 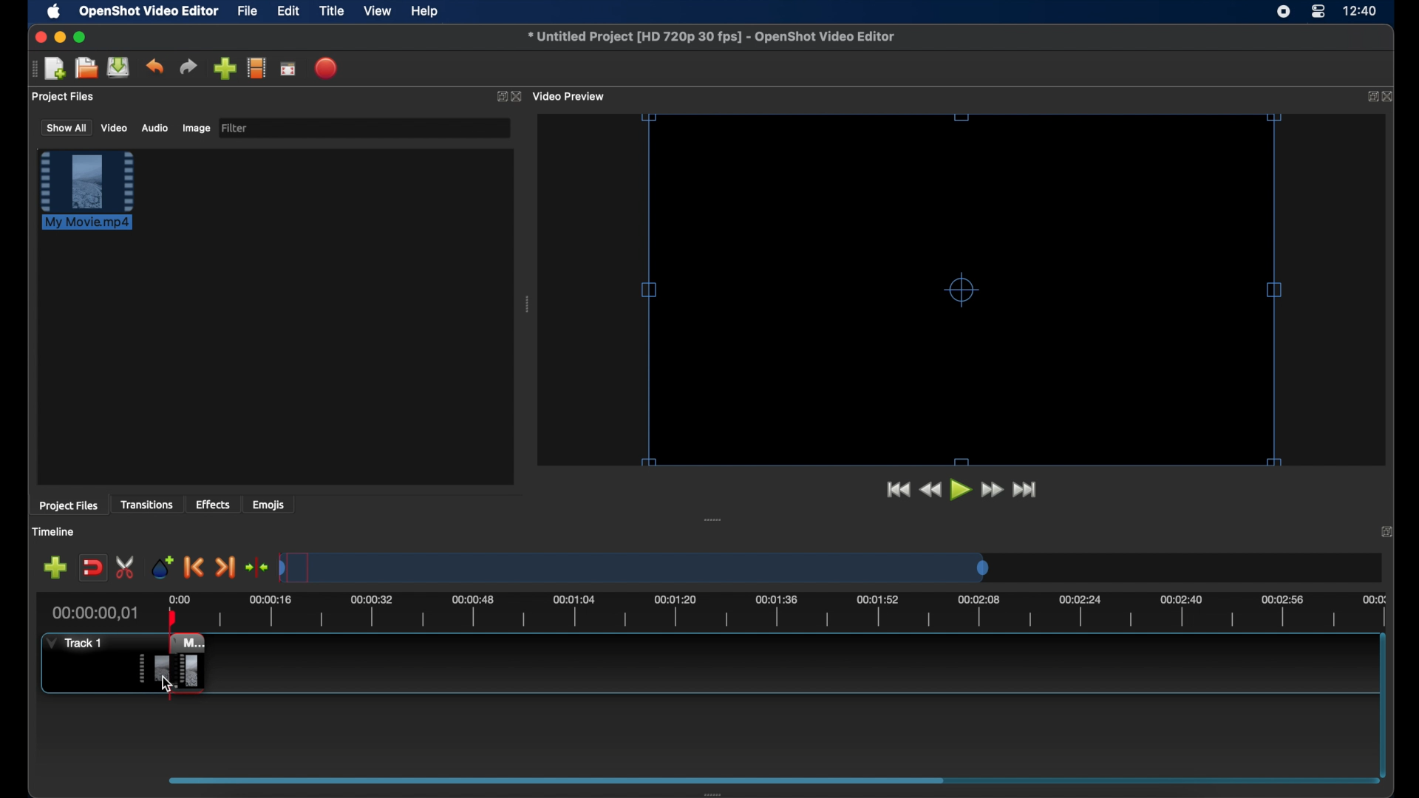 I want to click on jump to start, so click(x=1027, y=489).